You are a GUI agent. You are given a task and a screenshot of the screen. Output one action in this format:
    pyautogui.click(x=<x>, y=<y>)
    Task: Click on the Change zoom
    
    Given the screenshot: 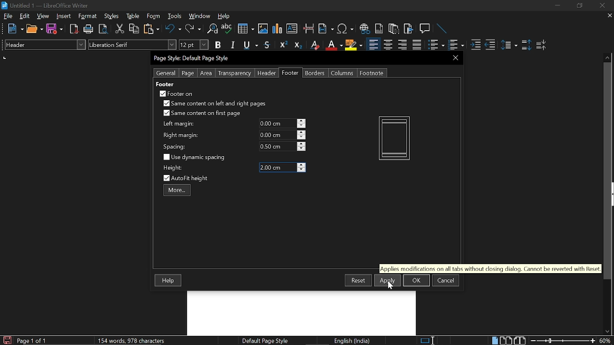 What is the action you would take?
    pyautogui.click(x=563, y=341)
    